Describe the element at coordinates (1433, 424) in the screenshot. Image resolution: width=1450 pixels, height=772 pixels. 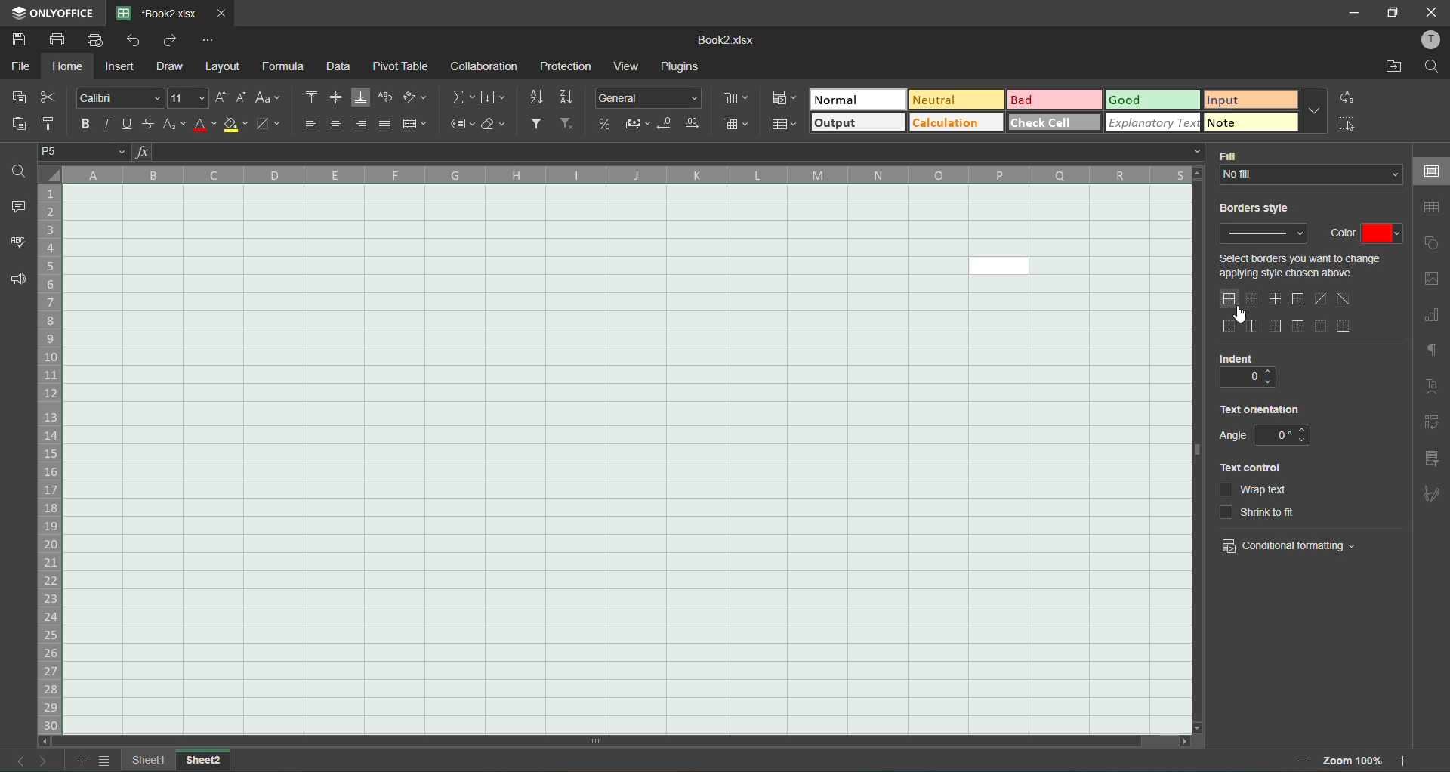
I see `pivot table` at that location.